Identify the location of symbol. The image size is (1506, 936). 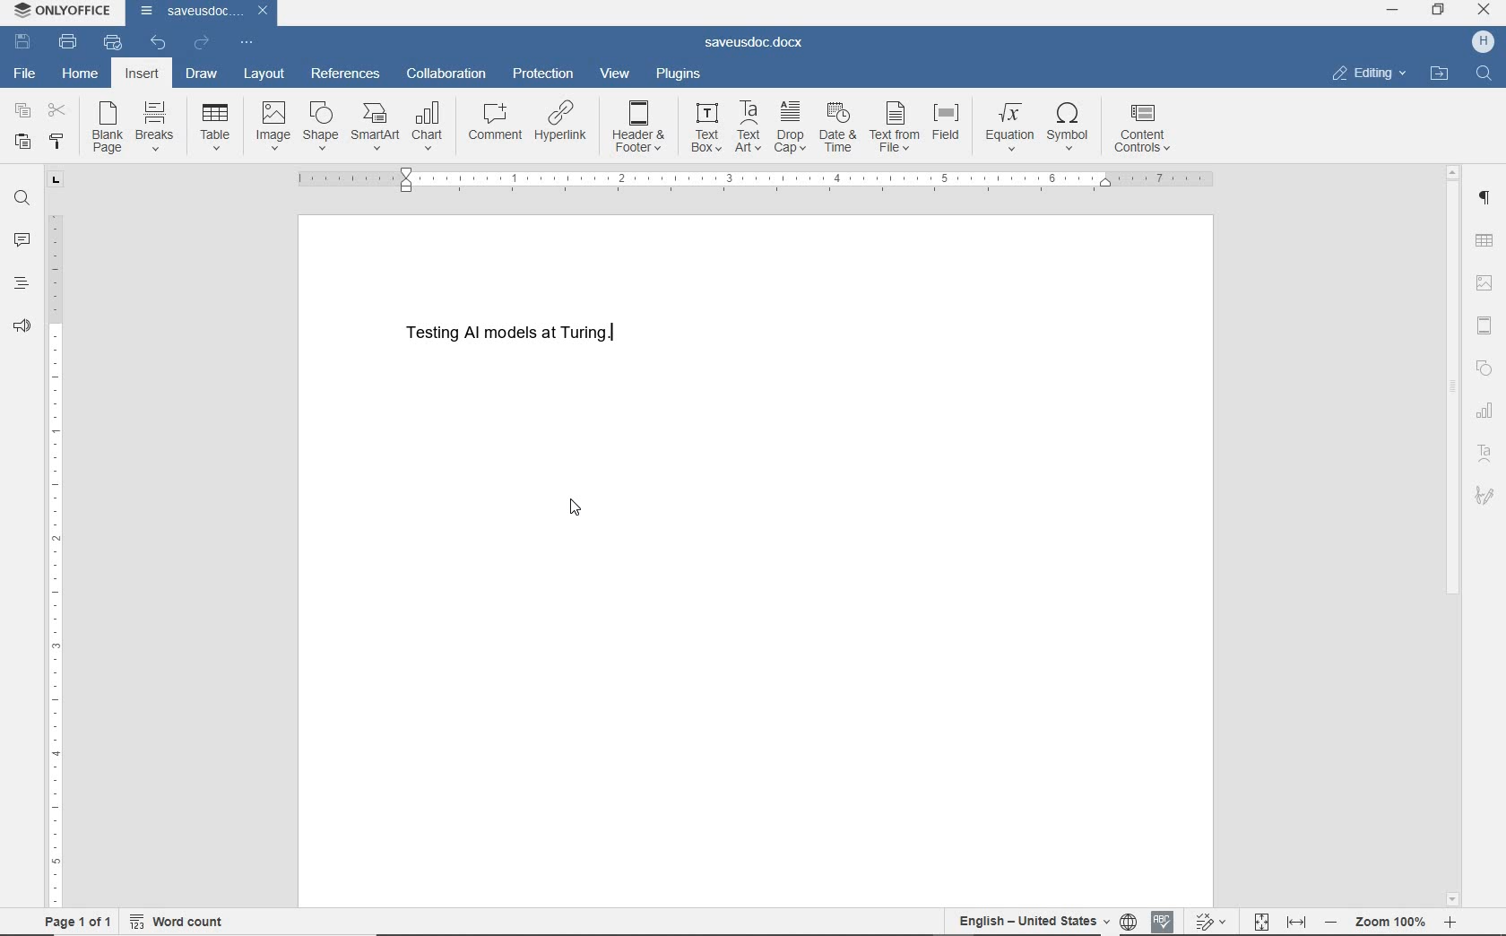
(1070, 127).